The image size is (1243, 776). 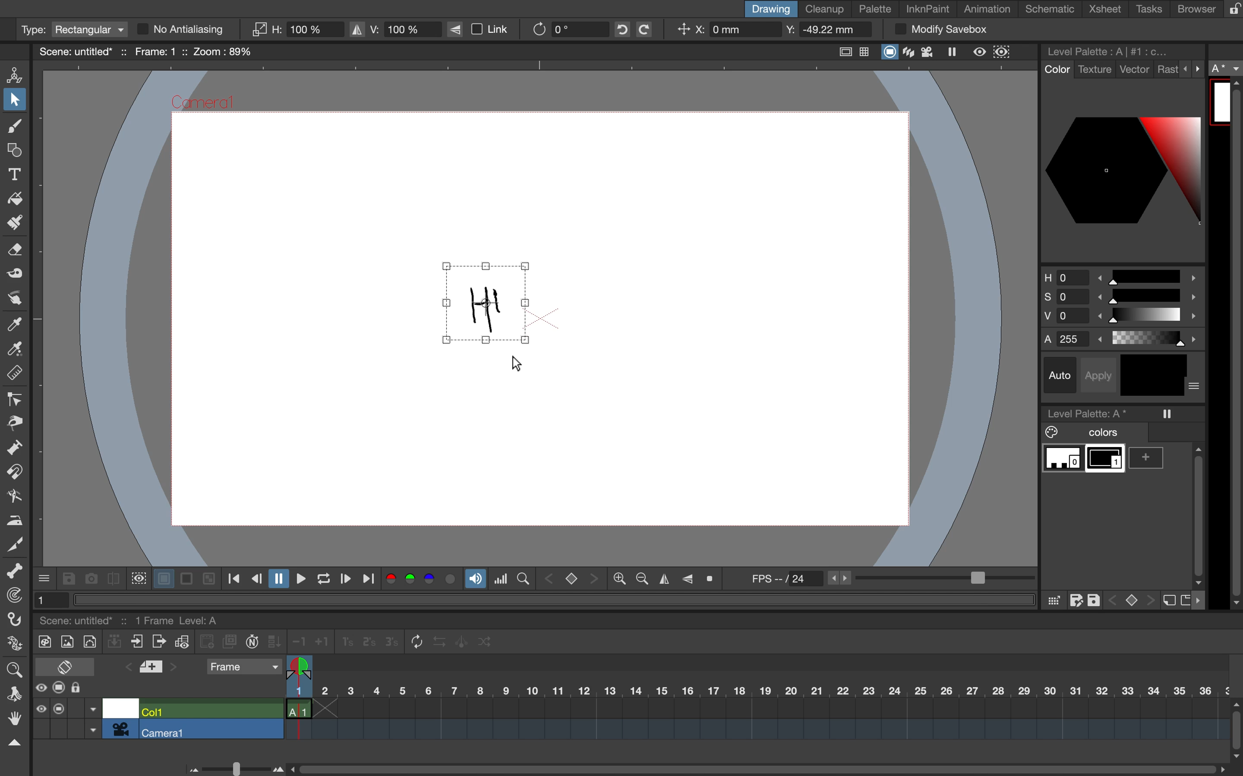 I want to click on cursor, so click(x=516, y=365).